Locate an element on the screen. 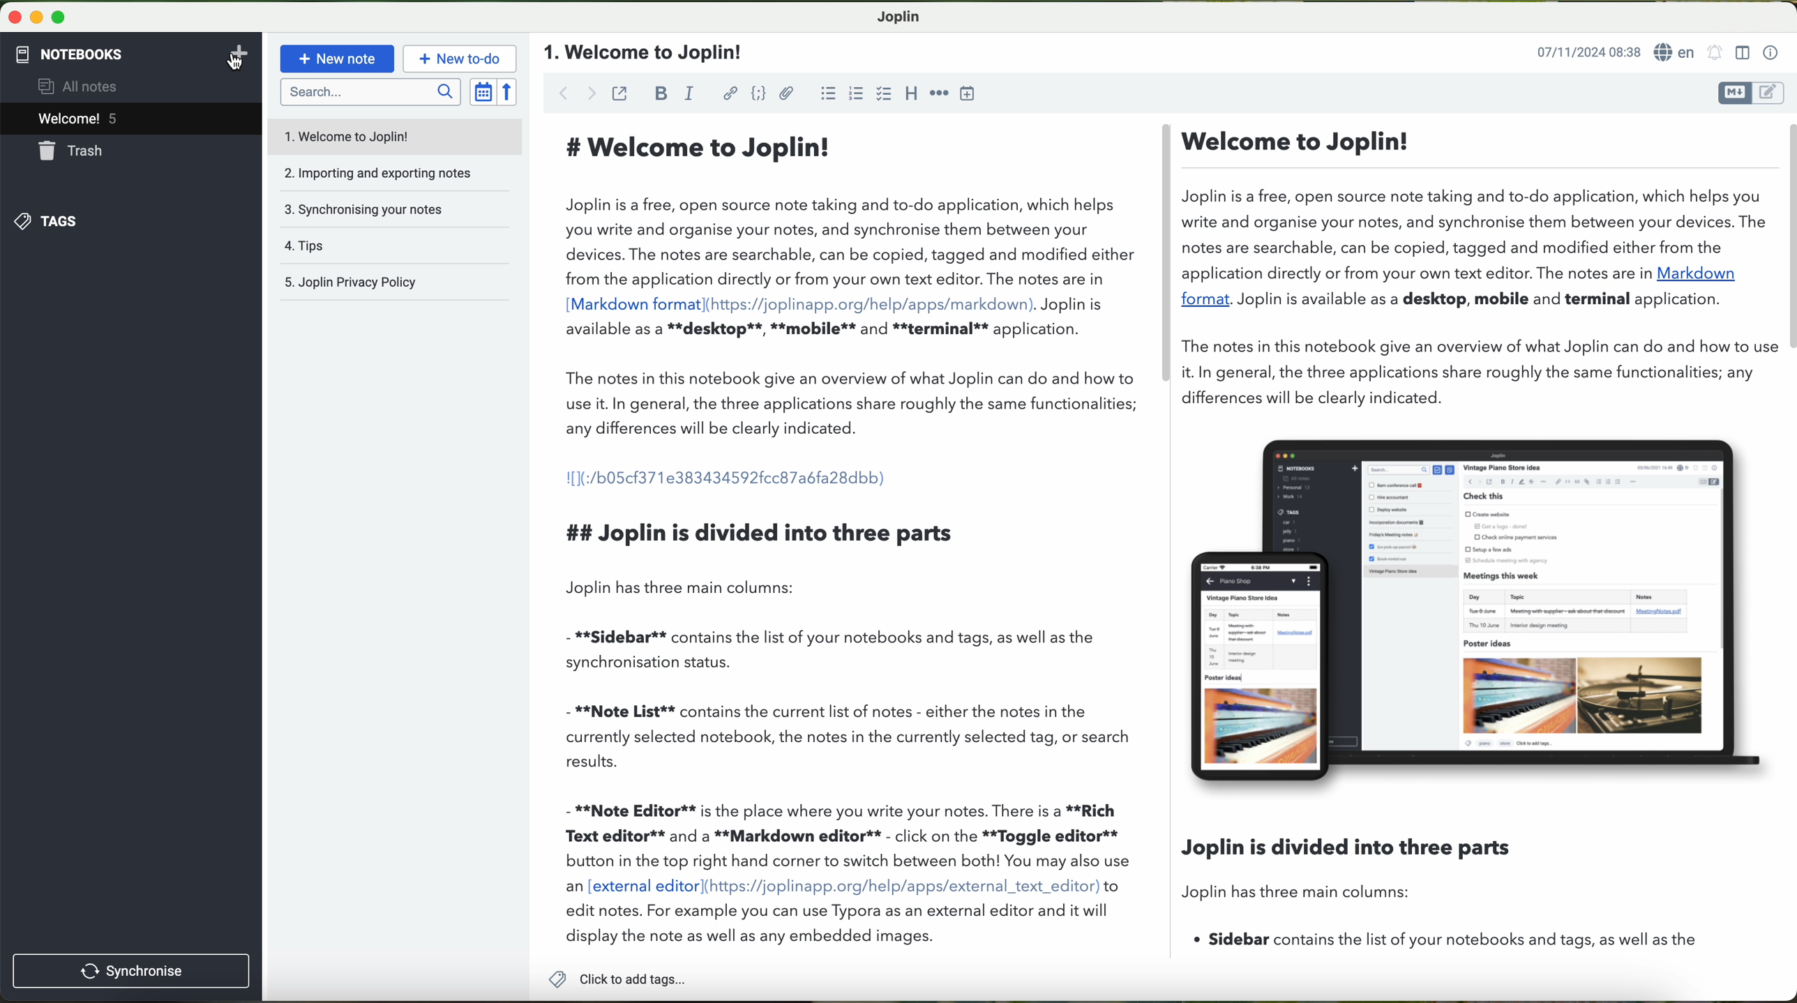 Image resolution: width=1797 pixels, height=1003 pixels. new to-do button is located at coordinates (462, 58).